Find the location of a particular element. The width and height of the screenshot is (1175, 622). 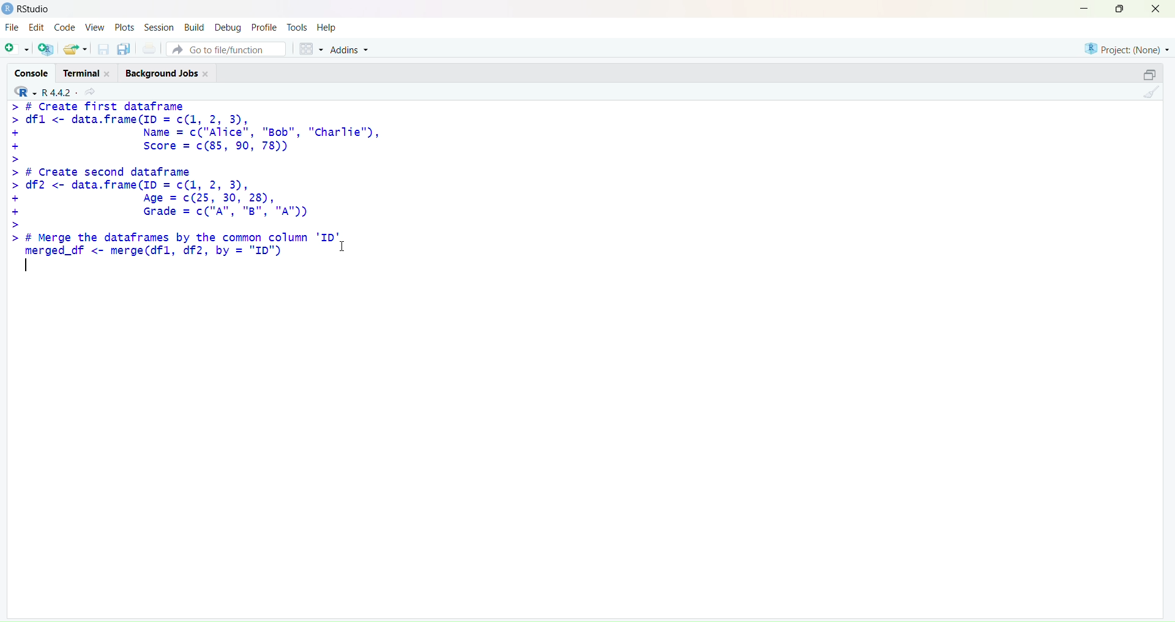

share current directory is located at coordinates (90, 92).